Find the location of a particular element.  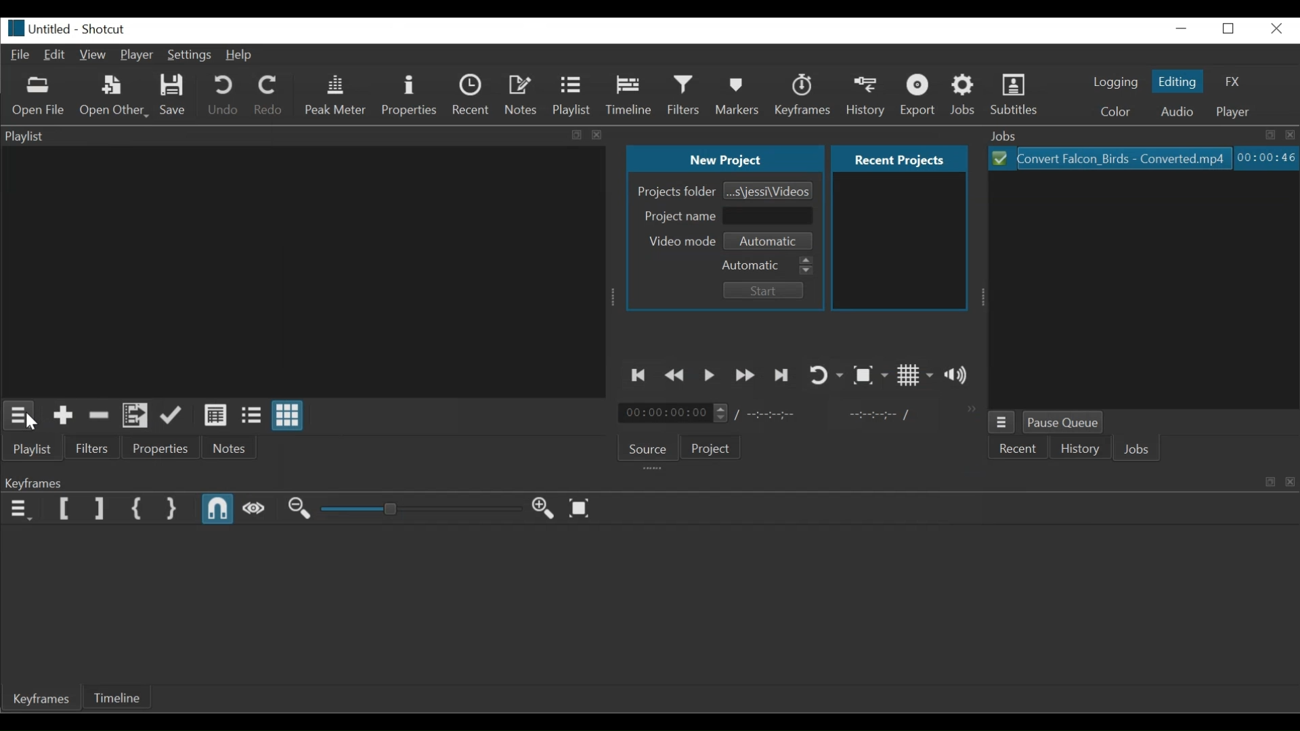

Save is located at coordinates (173, 95).